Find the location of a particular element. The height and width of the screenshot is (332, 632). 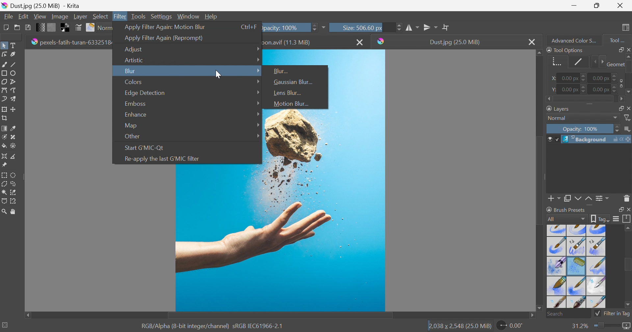

Move a layer is located at coordinates (15, 109).